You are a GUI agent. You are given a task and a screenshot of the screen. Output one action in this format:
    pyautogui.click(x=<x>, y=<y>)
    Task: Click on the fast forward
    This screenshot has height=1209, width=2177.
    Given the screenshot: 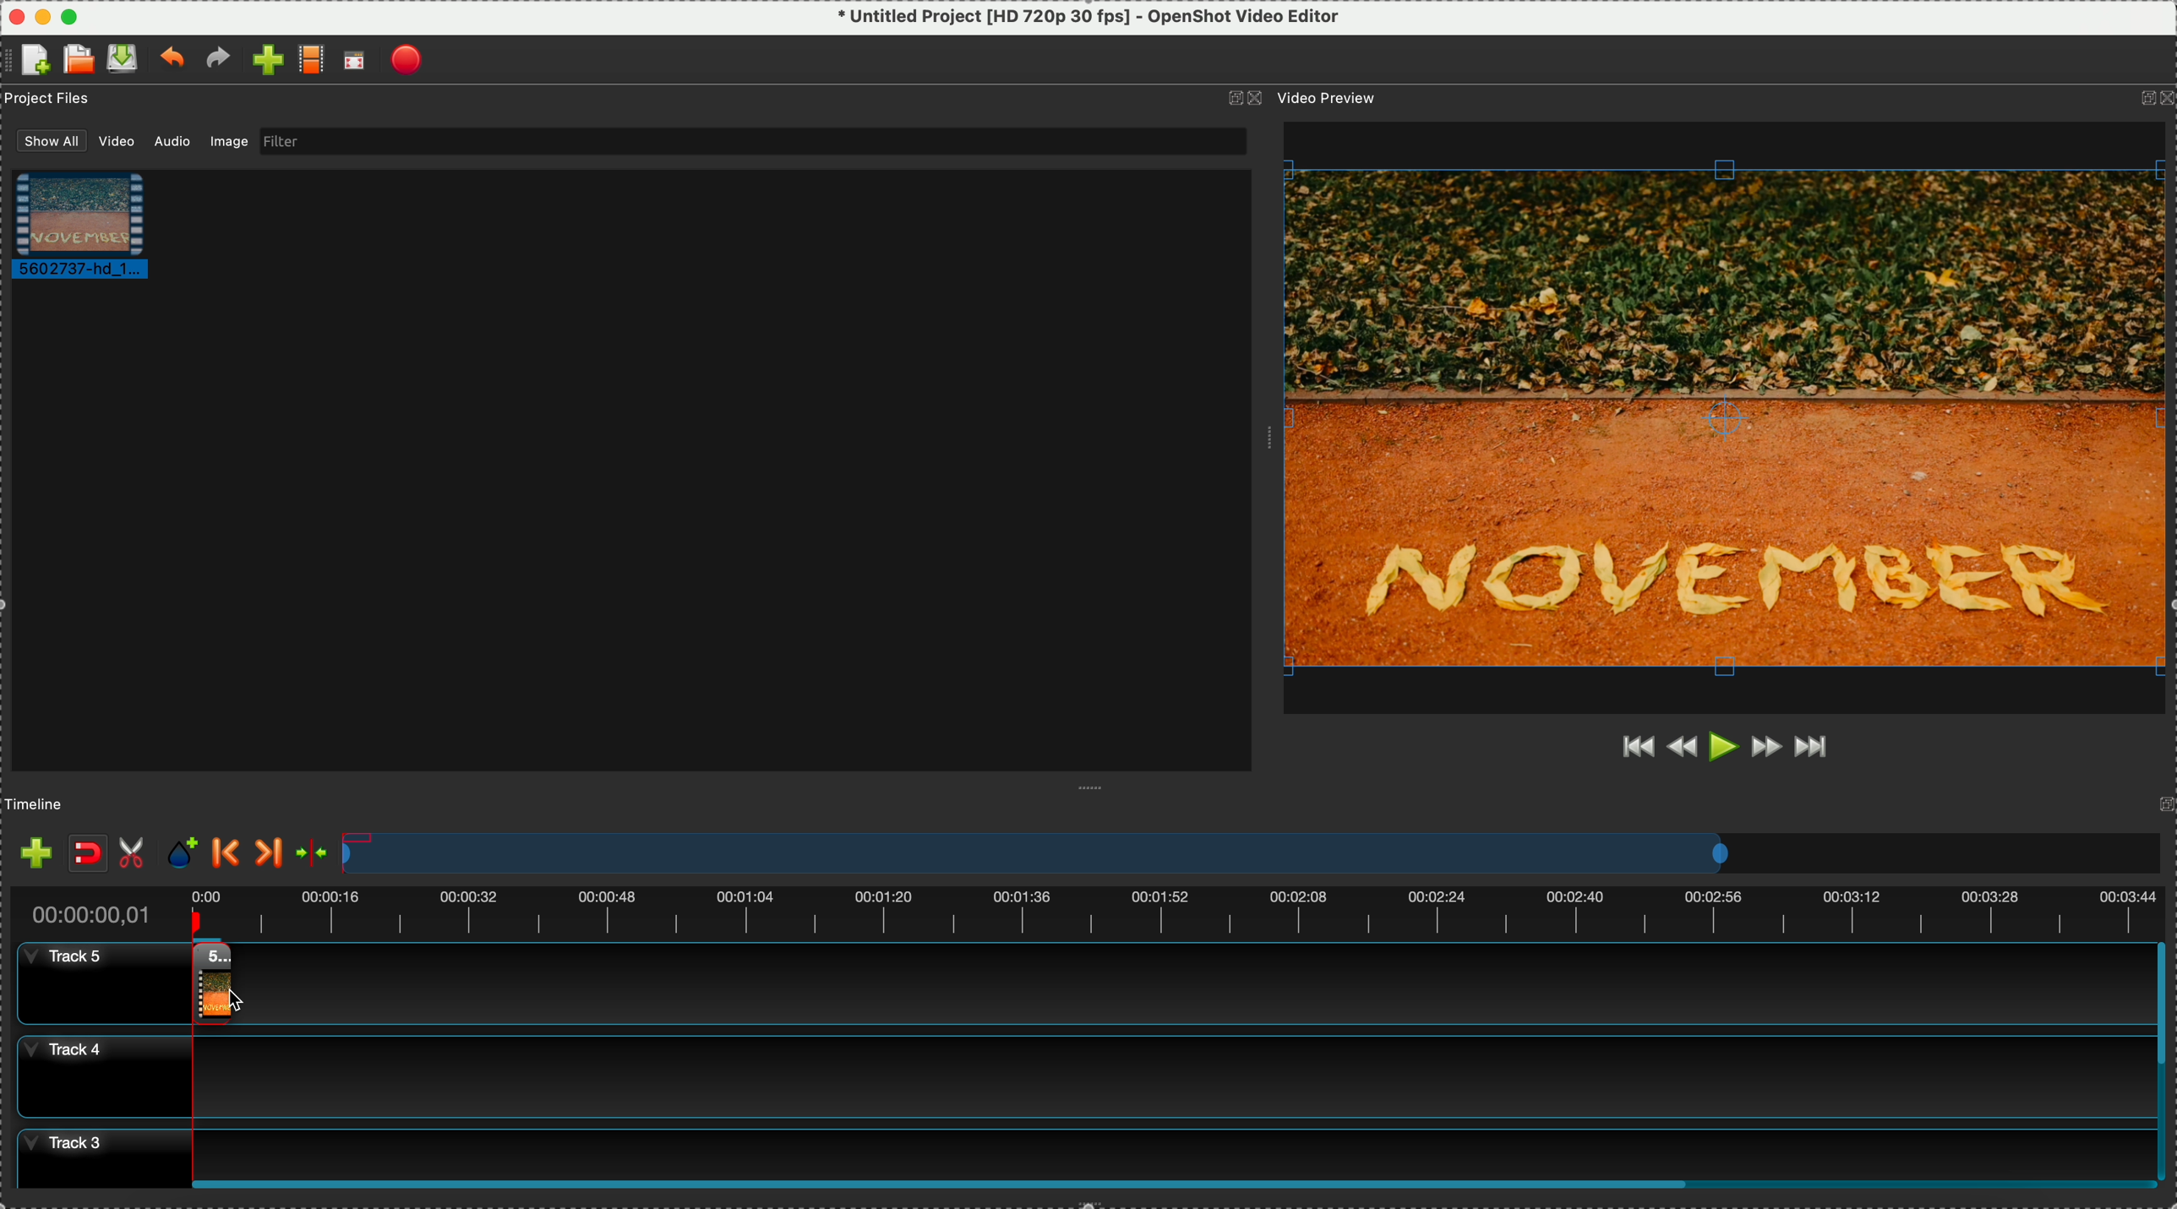 What is the action you would take?
    pyautogui.click(x=1766, y=751)
    